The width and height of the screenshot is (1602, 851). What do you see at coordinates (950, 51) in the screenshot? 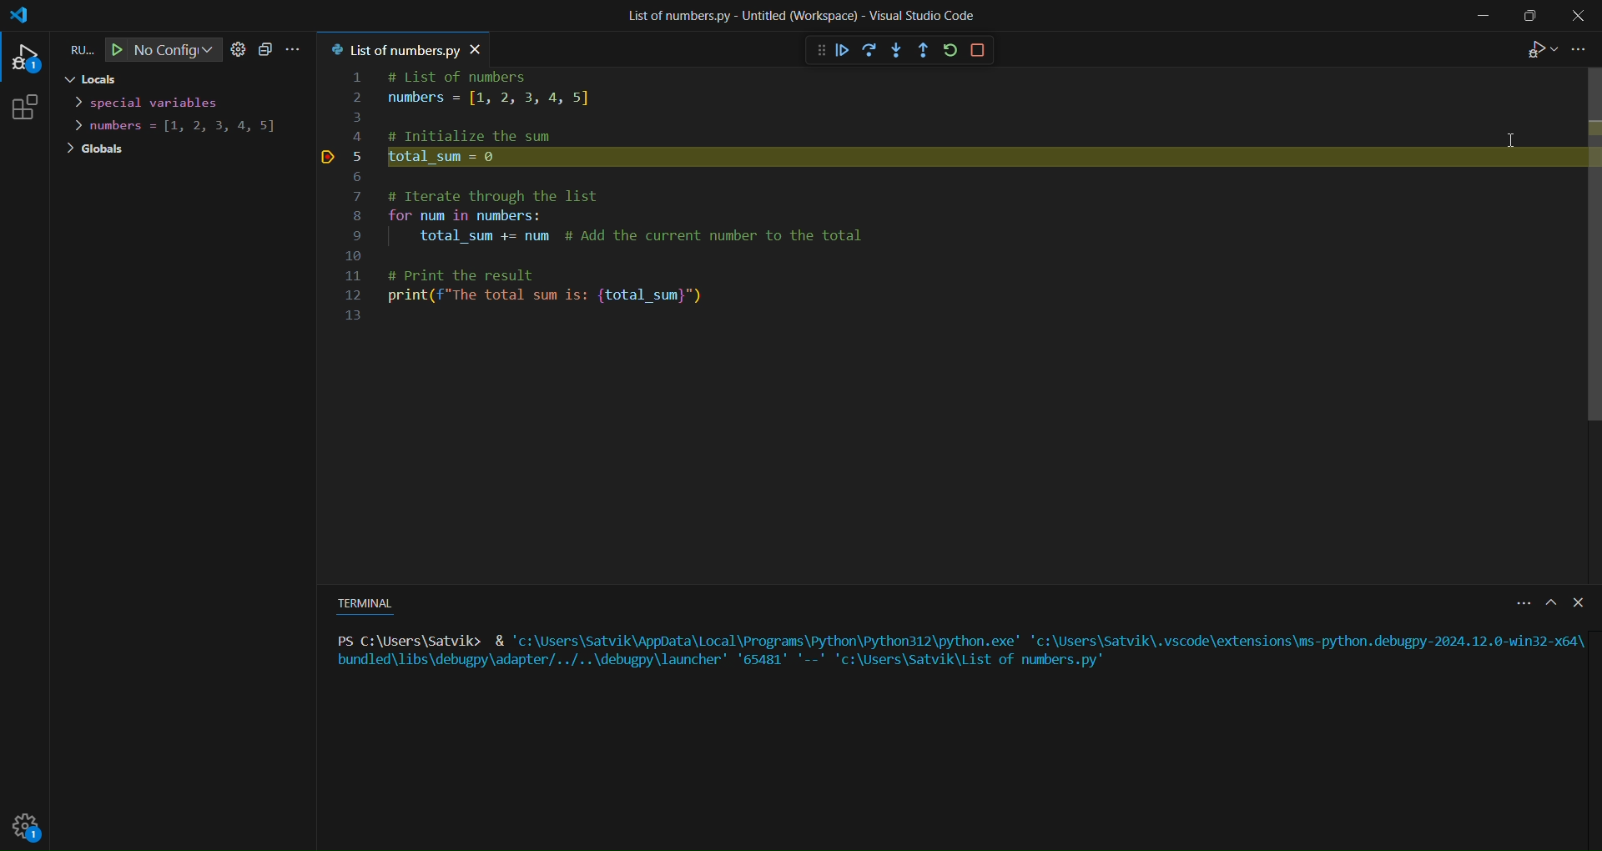
I see `restart` at bounding box center [950, 51].